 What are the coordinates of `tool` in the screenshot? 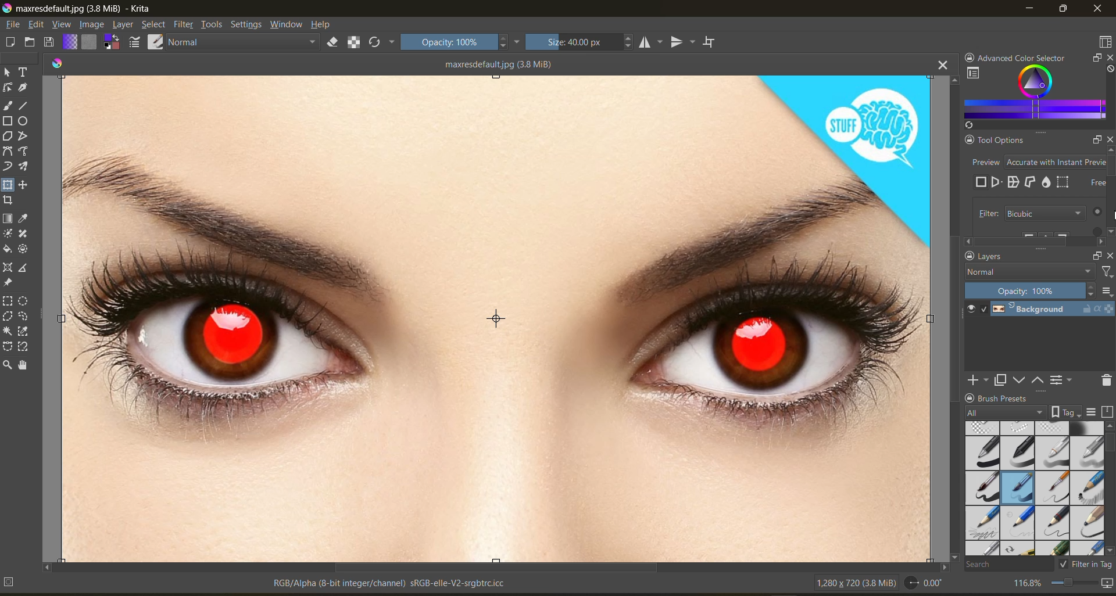 It's located at (7, 267).